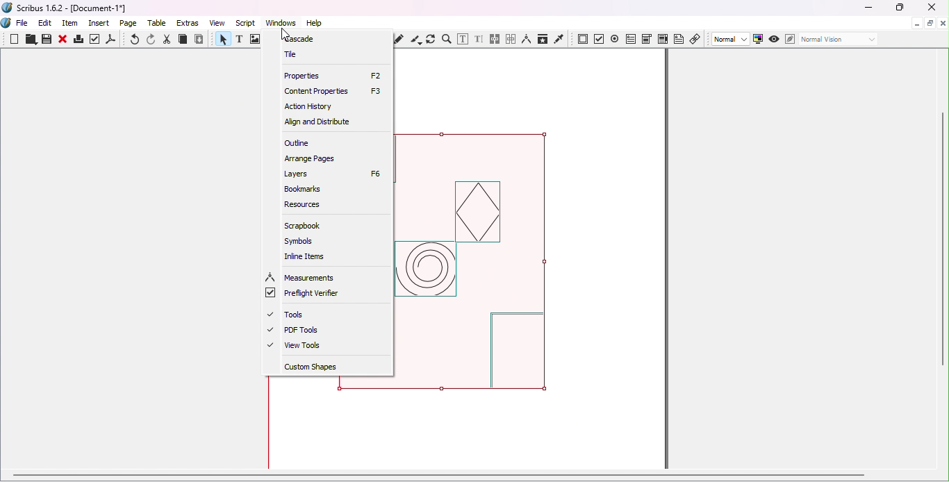 This screenshot has height=482, width=949. Describe the element at coordinates (112, 41) in the screenshot. I see `save as PDF` at that location.